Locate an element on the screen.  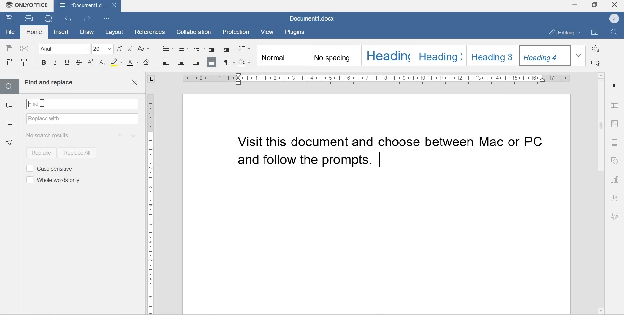
Heading 4 is located at coordinates (546, 55).